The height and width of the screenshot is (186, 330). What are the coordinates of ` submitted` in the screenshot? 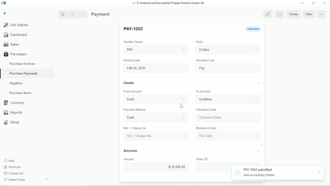 It's located at (250, 29).